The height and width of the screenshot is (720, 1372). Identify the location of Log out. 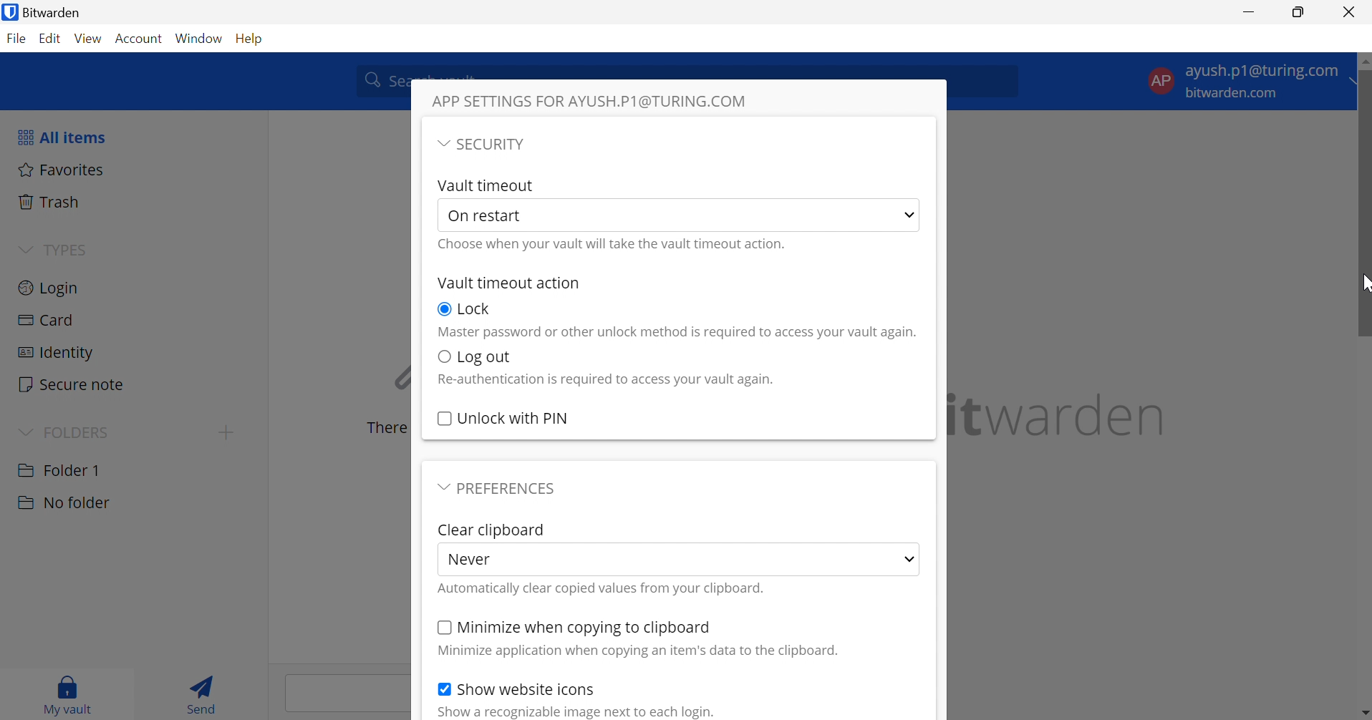
(484, 357).